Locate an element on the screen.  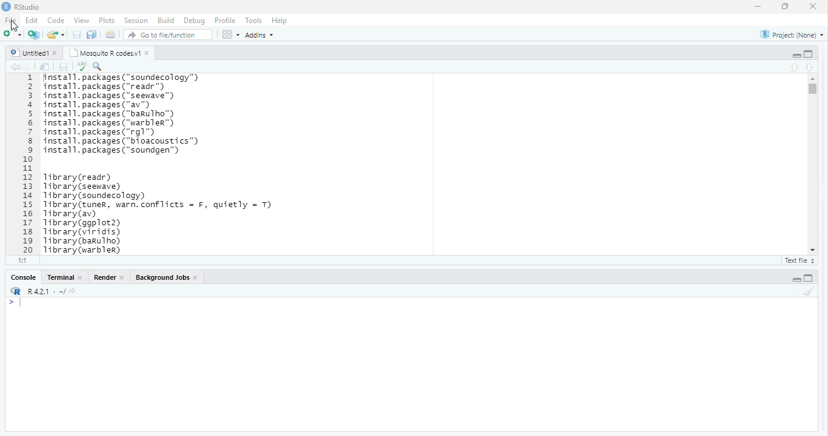
backward is located at coordinates (16, 67).